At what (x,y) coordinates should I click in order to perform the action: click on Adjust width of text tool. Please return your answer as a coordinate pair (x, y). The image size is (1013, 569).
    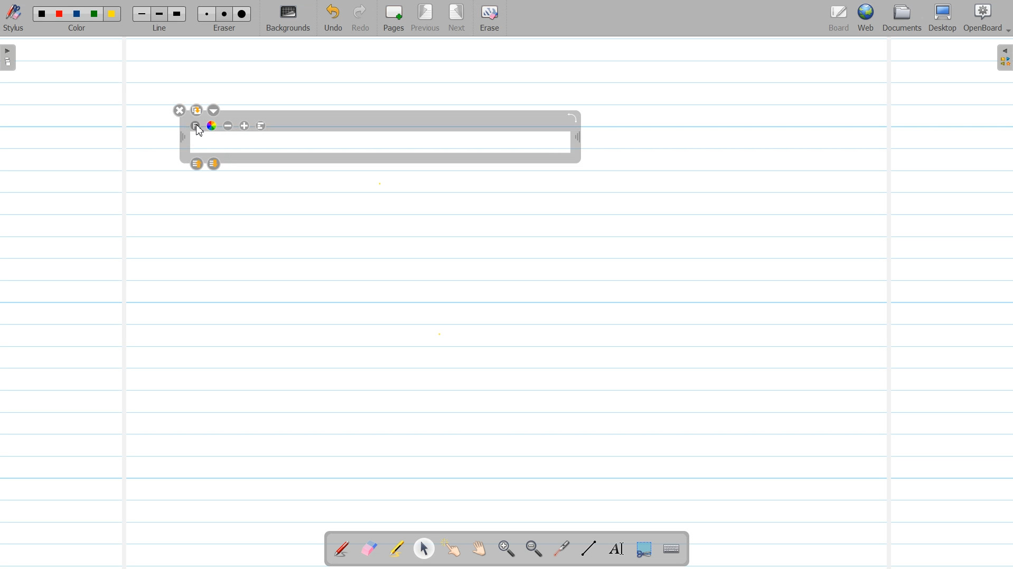
    Looking at the image, I should click on (578, 138).